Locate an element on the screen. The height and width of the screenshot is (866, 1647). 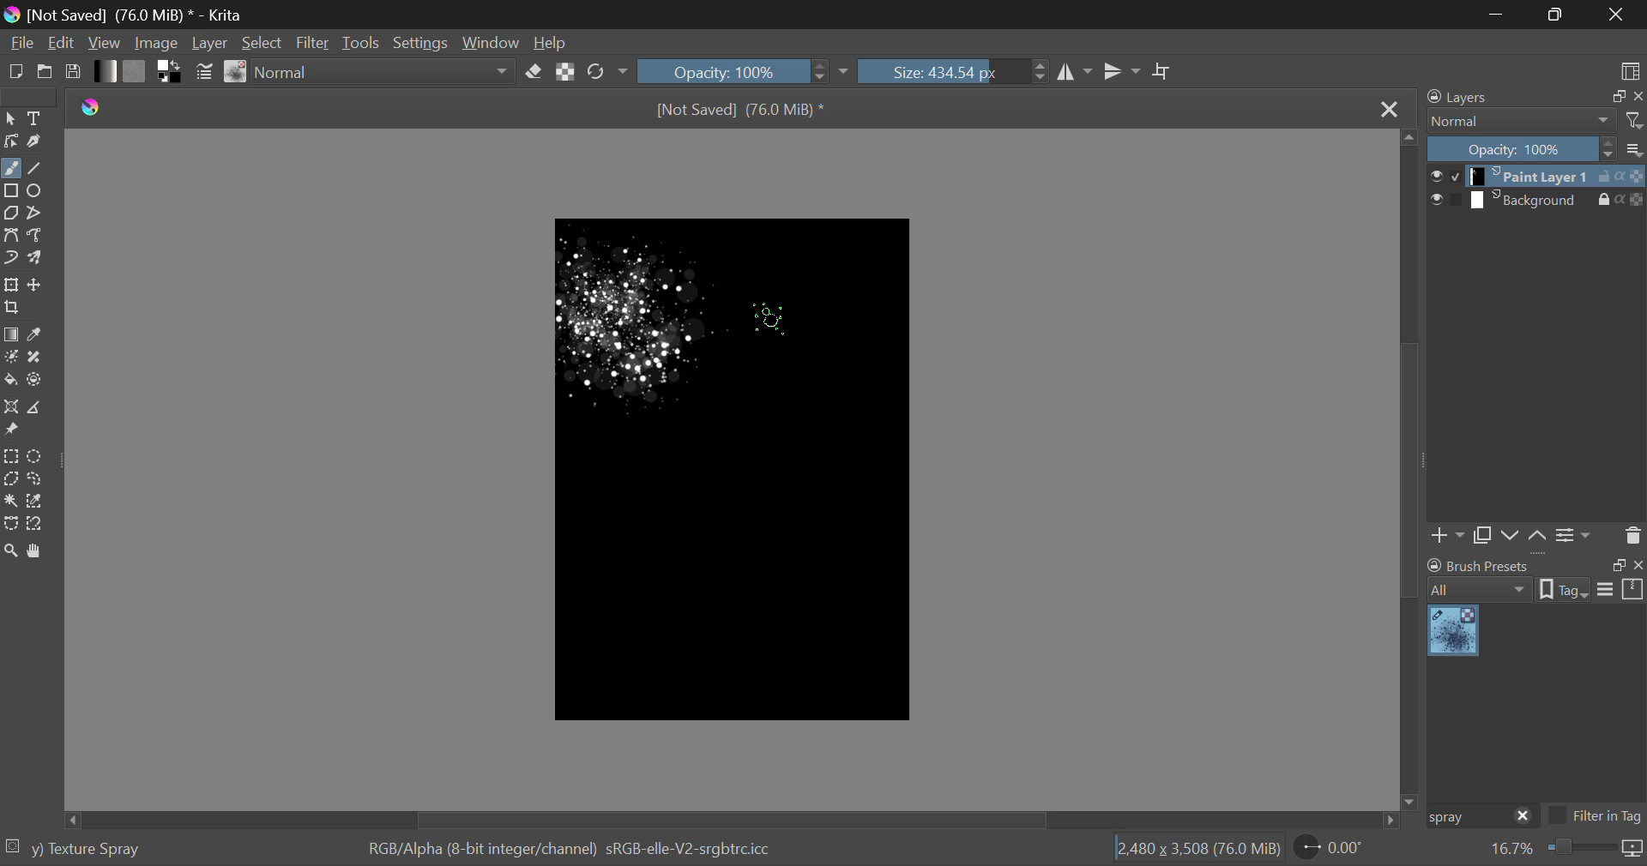
12,480 x 3,508 (69.2 MiB) is located at coordinates (1198, 848).